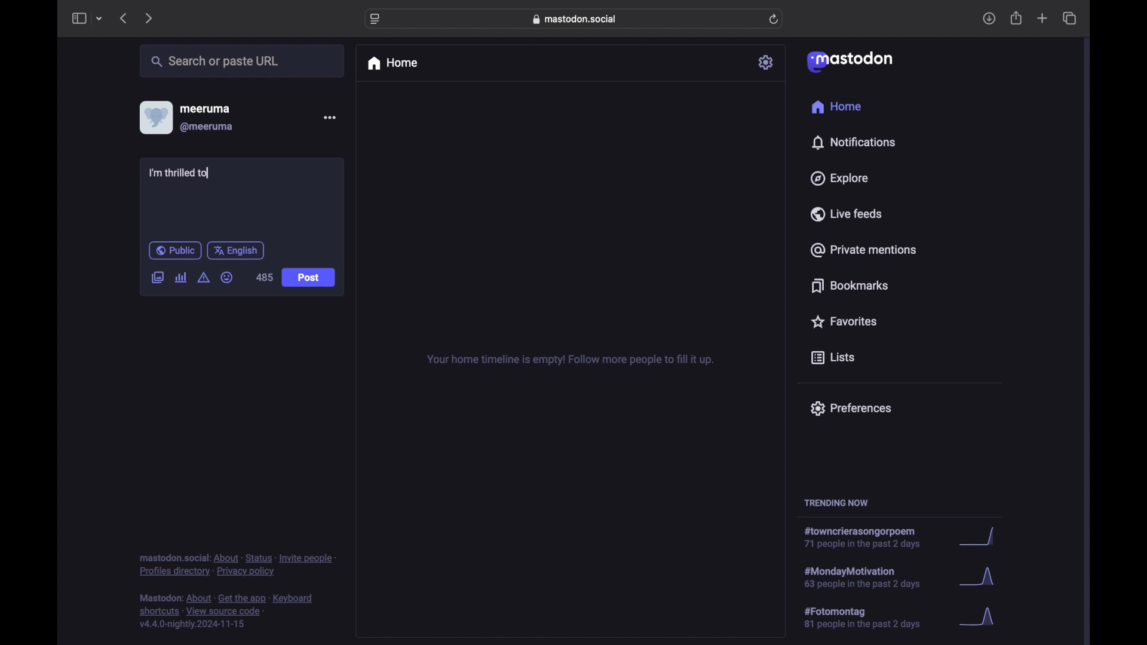 The width and height of the screenshot is (1147, 645). Describe the element at coordinates (235, 251) in the screenshot. I see `english` at that location.